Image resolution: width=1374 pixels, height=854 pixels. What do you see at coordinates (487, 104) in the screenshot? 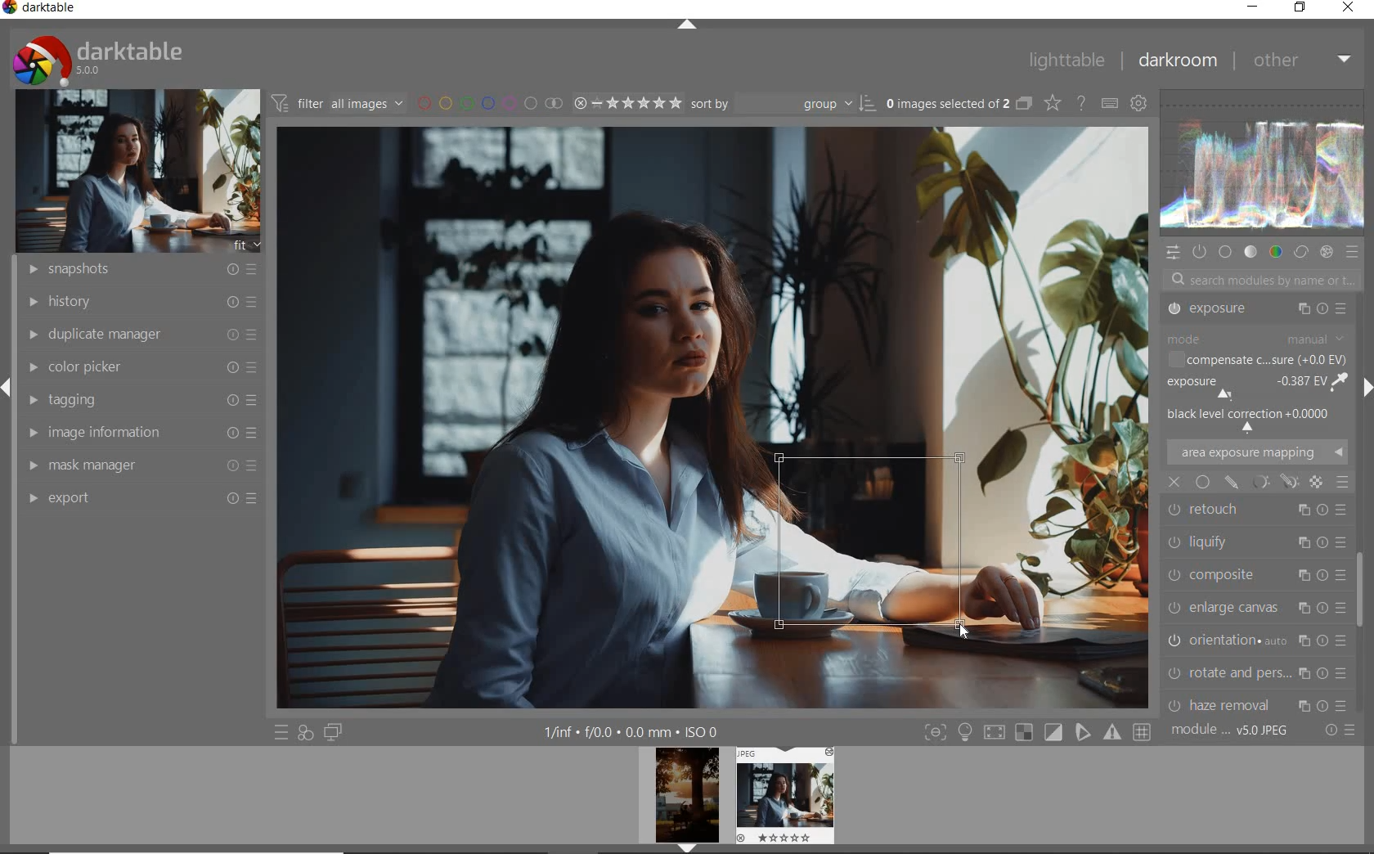
I see `FILTER BY IMAGE COLOR LABEL` at bounding box center [487, 104].